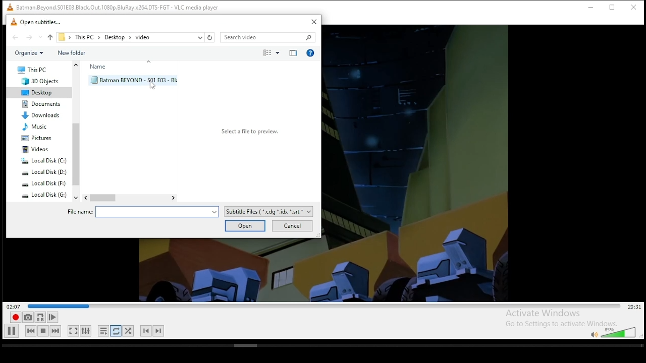 The height and width of the screenshot is (363, 646). I want to click on documents, so click(42, 104).